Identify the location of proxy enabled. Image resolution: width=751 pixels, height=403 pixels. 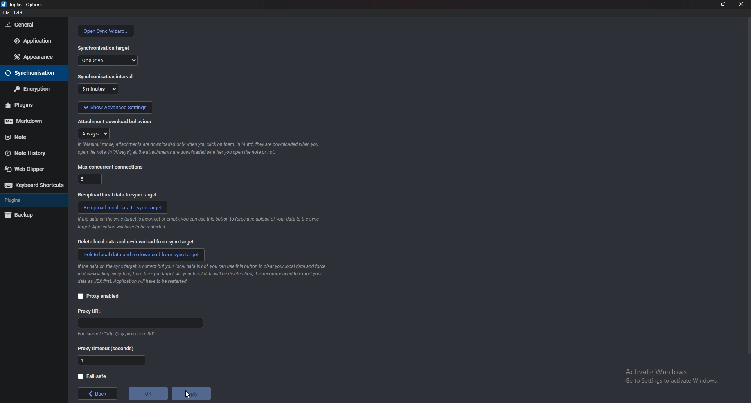
(101, 296).